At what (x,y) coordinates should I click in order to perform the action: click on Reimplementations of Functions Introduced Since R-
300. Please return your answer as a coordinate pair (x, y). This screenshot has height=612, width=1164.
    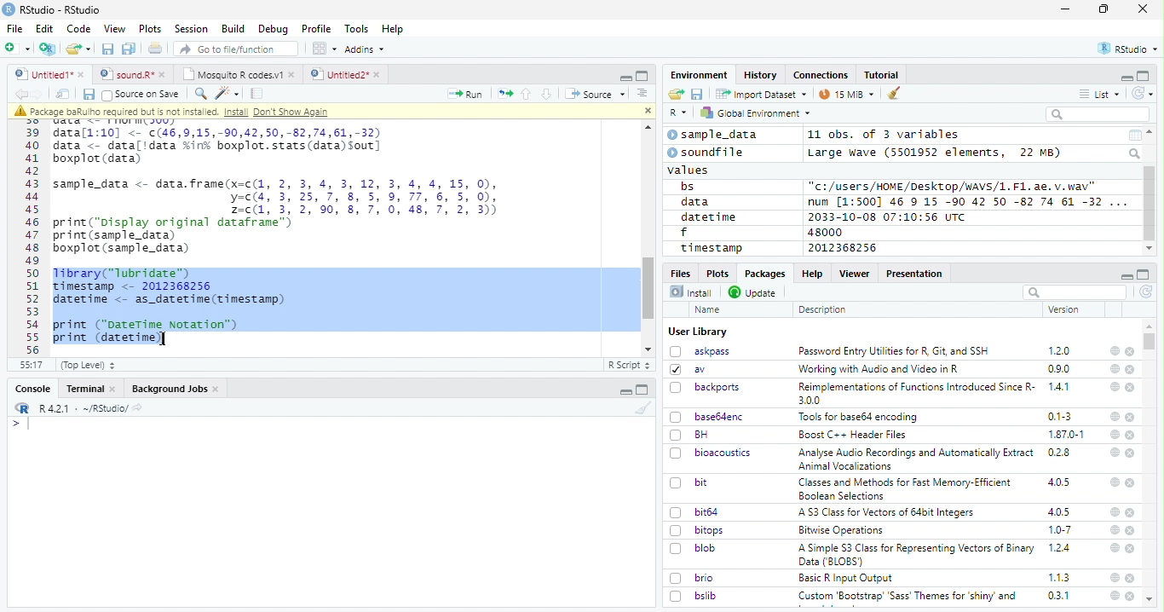
    Looking at the image, I should click on (915, 393).